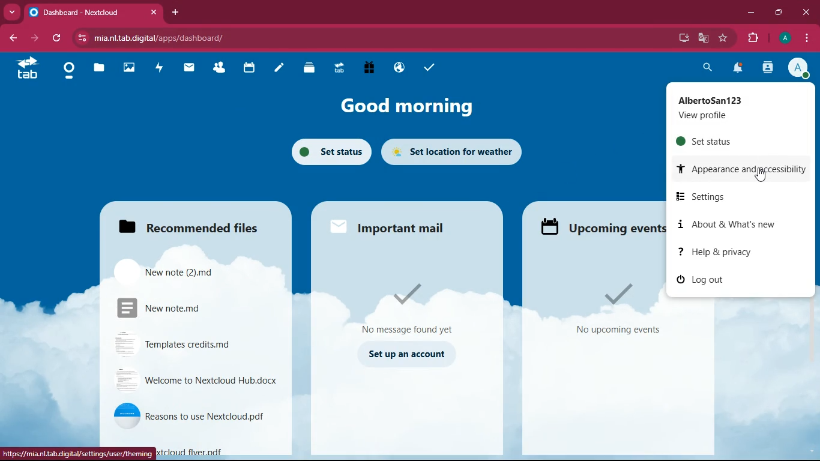 The width and height of the screenshot is (820, 461). I want to click on images, so click(131, 67).